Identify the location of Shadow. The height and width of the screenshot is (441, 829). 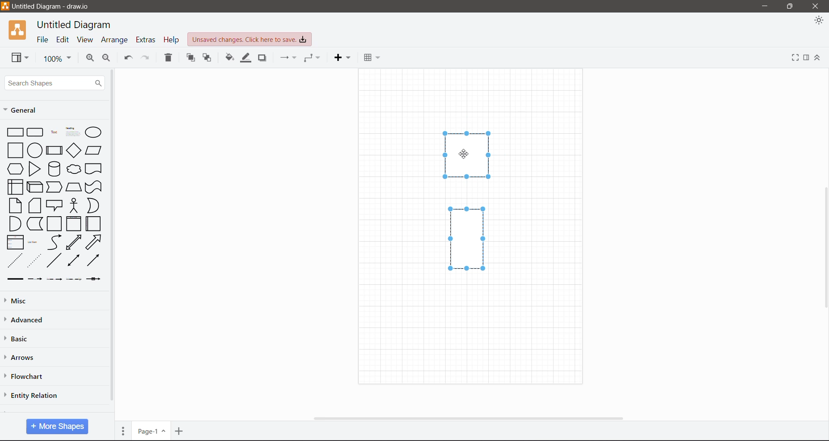
(262, 59).